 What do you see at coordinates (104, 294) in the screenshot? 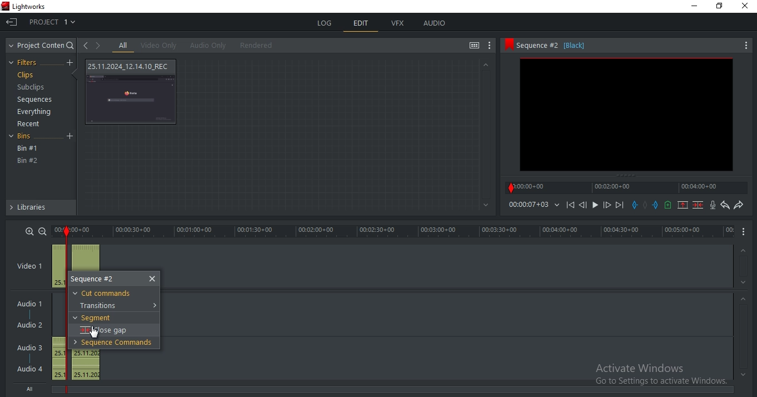
I see `cut commands` at bounding box center [104, 294].